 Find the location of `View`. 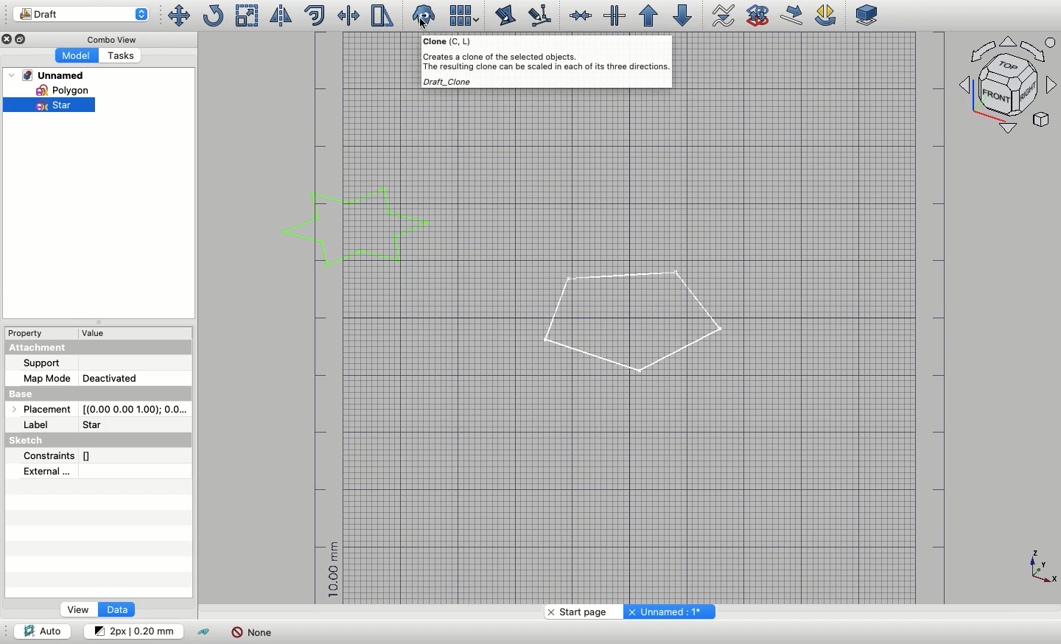

View is located at coordinates (79, 609).